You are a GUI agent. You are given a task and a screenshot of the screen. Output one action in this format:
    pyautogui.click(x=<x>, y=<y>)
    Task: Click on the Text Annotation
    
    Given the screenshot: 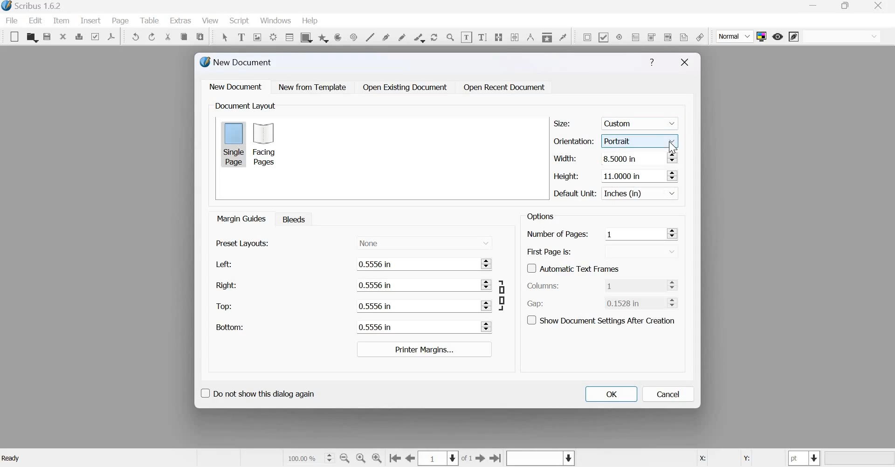 What is the action you would take?
    pyautogui.click(x=684, y=37)
    